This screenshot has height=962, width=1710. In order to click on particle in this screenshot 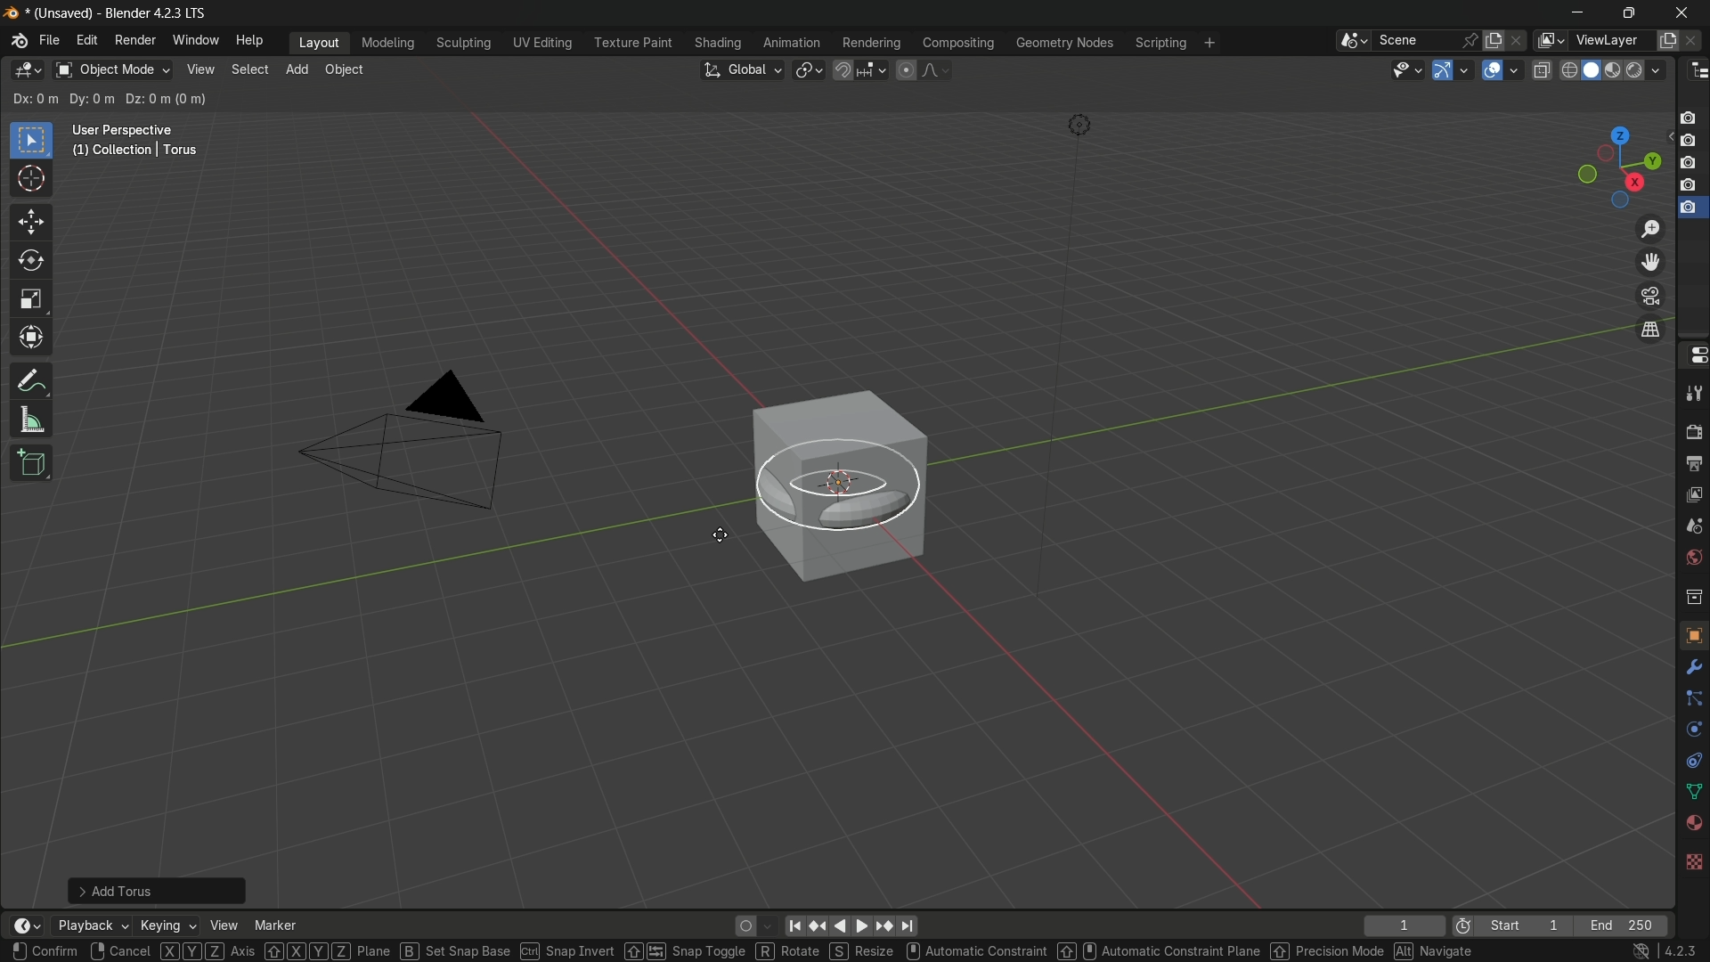, I will do `click(1692, 700)`.